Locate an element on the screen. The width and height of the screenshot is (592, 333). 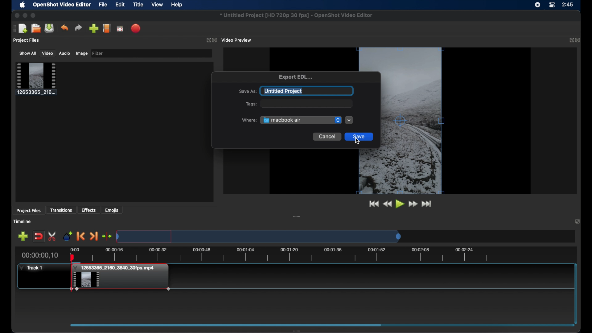
undo is located at coordinates (64, 28).